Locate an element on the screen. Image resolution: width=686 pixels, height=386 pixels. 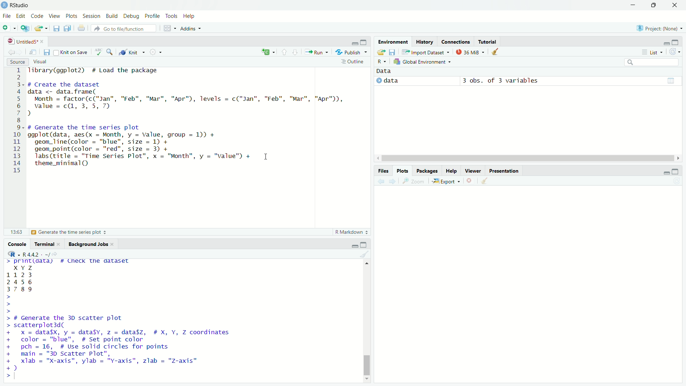
tutorial is located at coordinates (488, 43).